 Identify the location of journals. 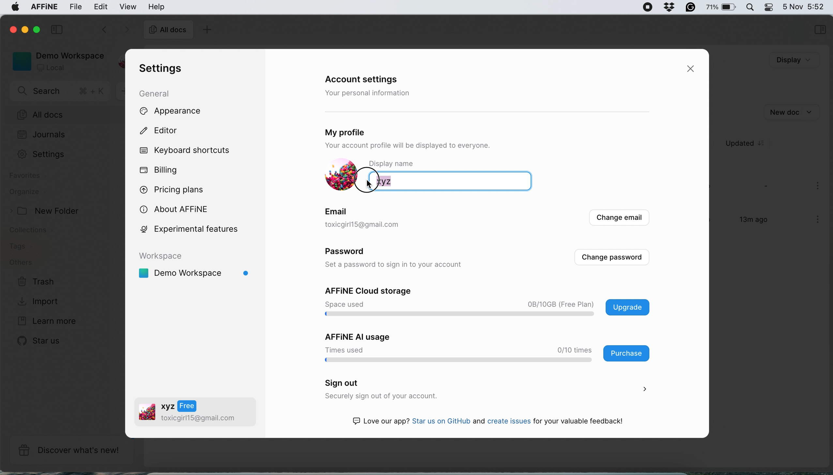
(41, 135).